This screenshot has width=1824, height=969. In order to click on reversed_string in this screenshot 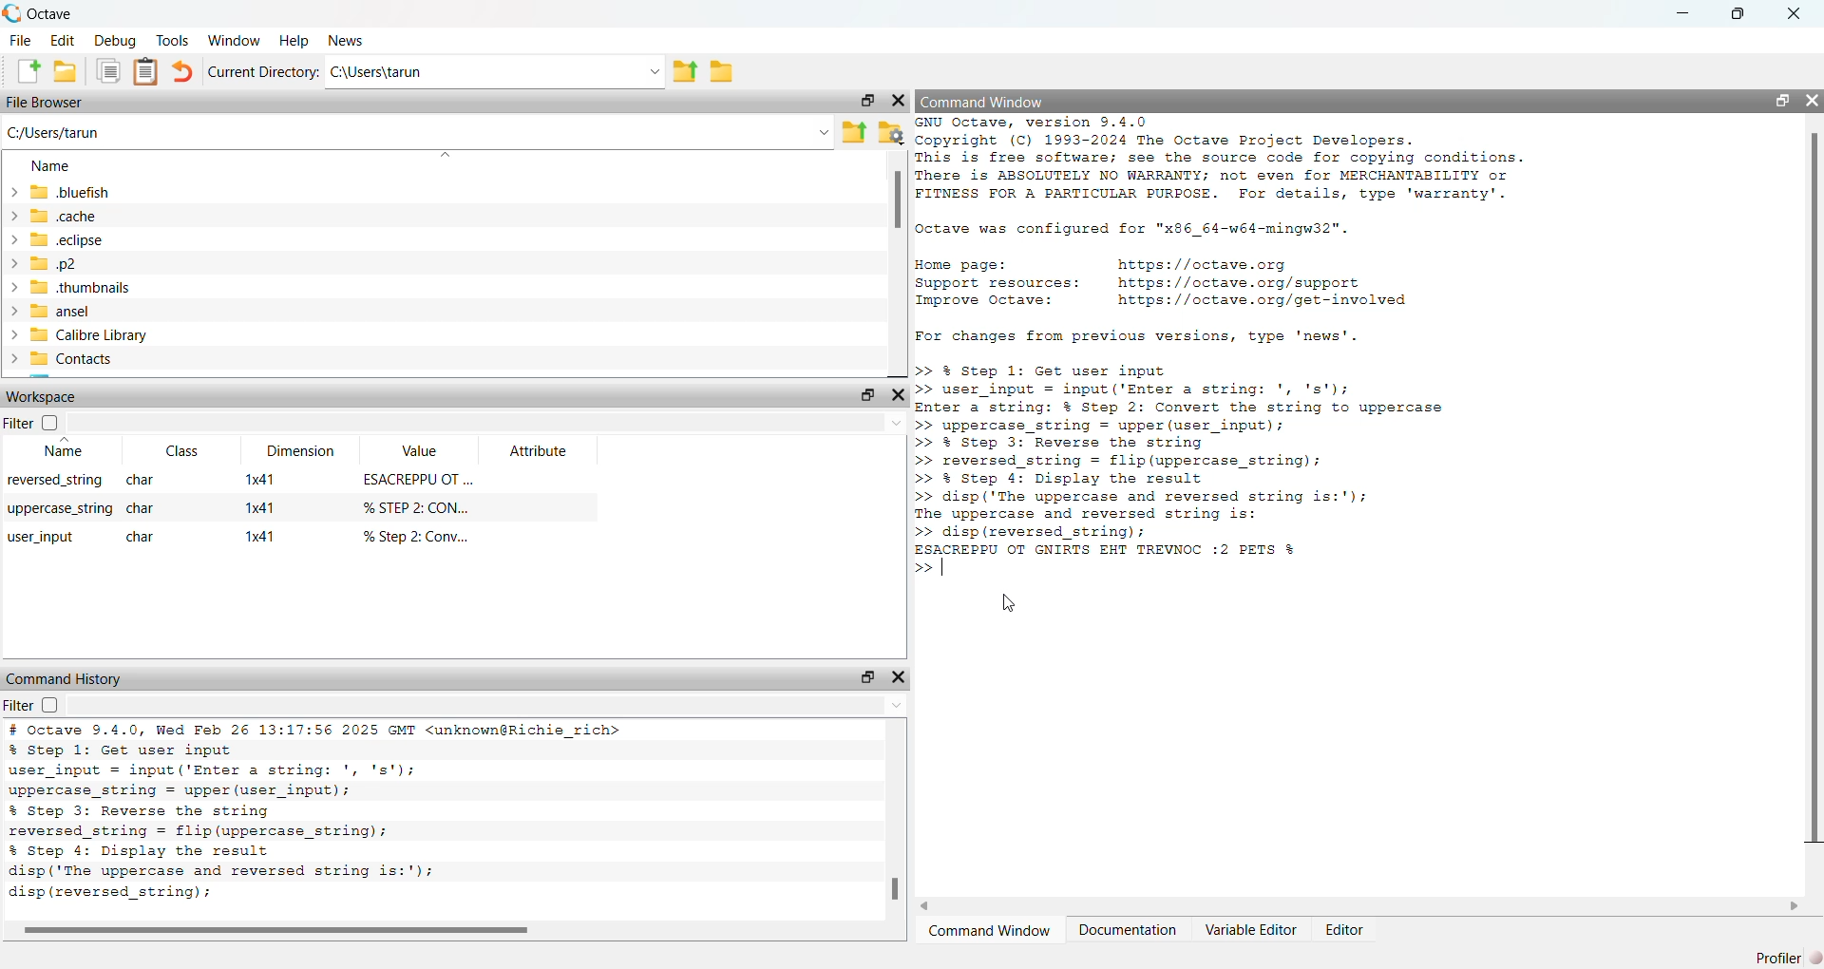, I will do `click(52, 482)`.